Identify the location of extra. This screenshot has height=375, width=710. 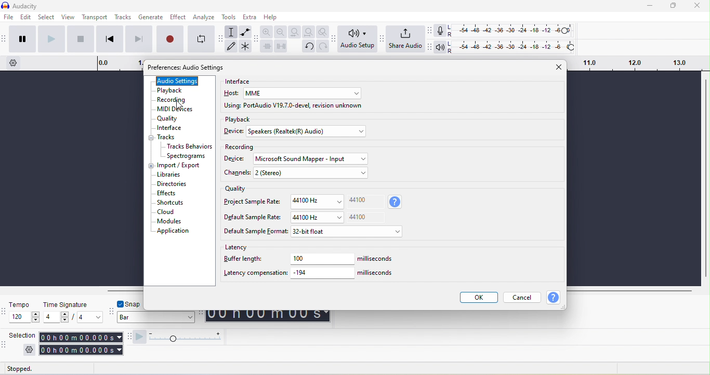
(249, 17).